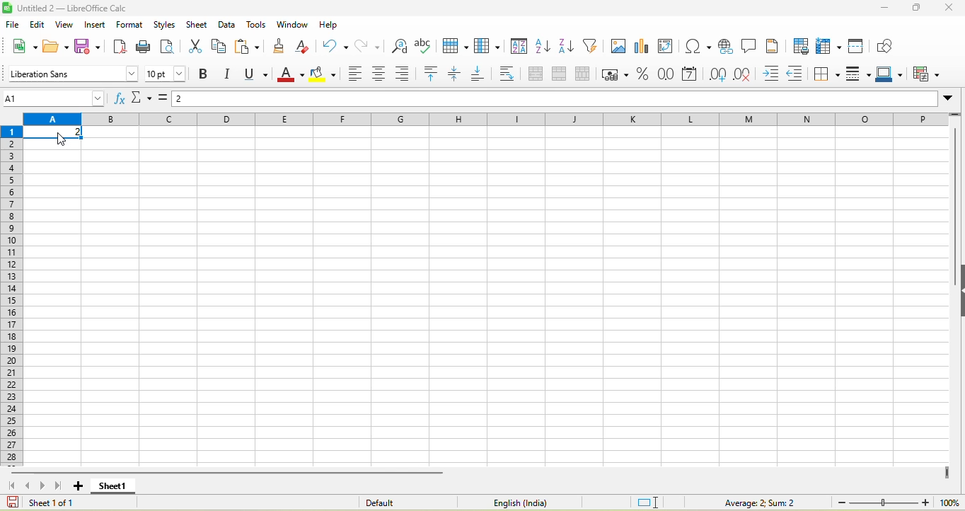 The image size is (965, 511). Describe the element at coordinates (143, 99) in the screenshot. I see `select function` at that location.